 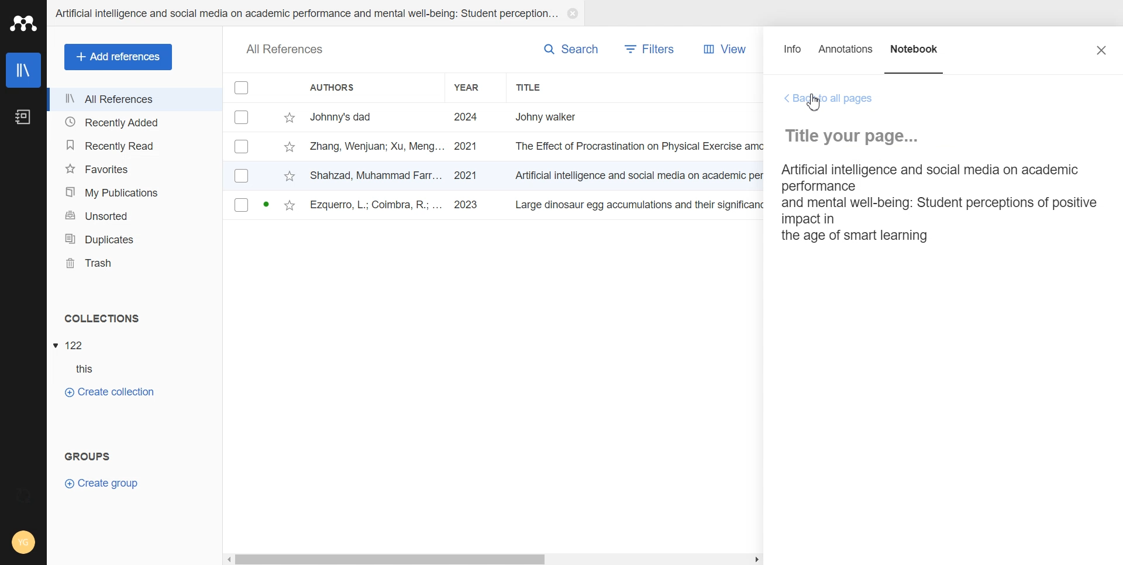 What do you see at coordinates (846, 54) in the screenshot?
I see `Annotations` at bounding box center [846, 54].